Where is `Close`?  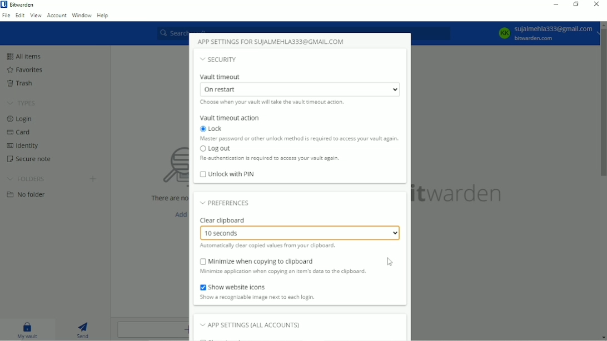 Close is located at coordinates (597, 5).